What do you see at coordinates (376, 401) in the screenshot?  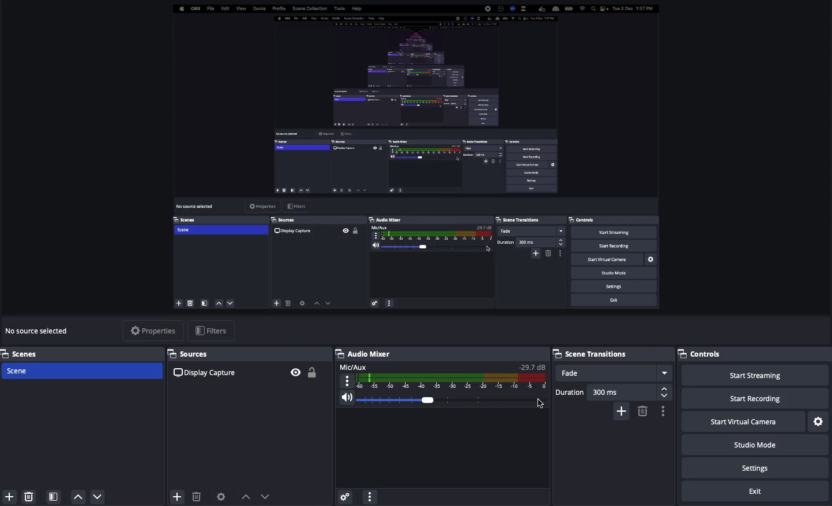 I see `Volume` at bounding box center [376, 401].